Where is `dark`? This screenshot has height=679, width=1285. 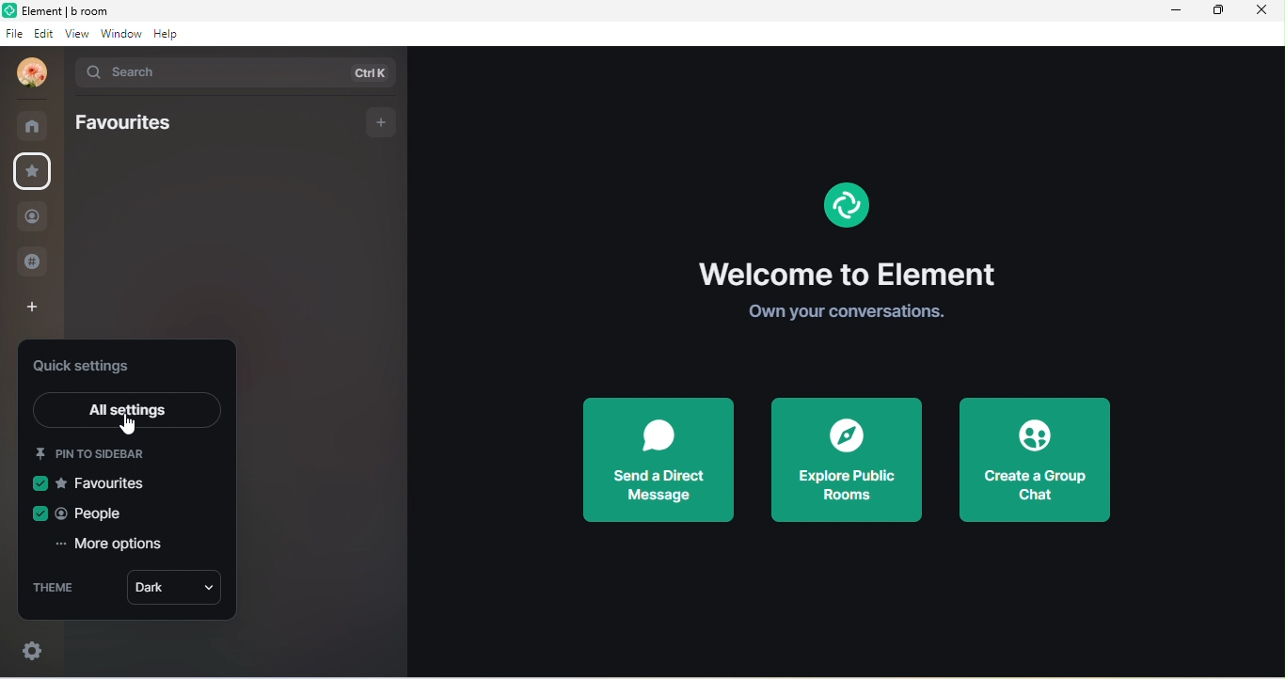 dark is located at coordinates (171, 590).